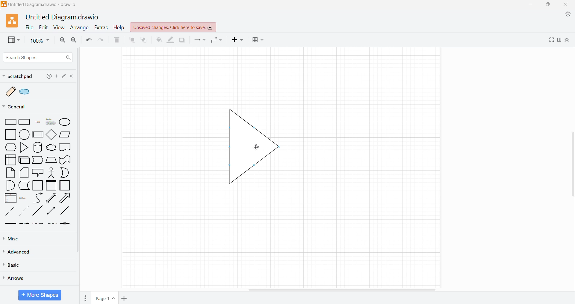 The image size is (575, 304). Describe the element at coordinates (217, 39) in the screenshot. I see `Waypoints` at that location.